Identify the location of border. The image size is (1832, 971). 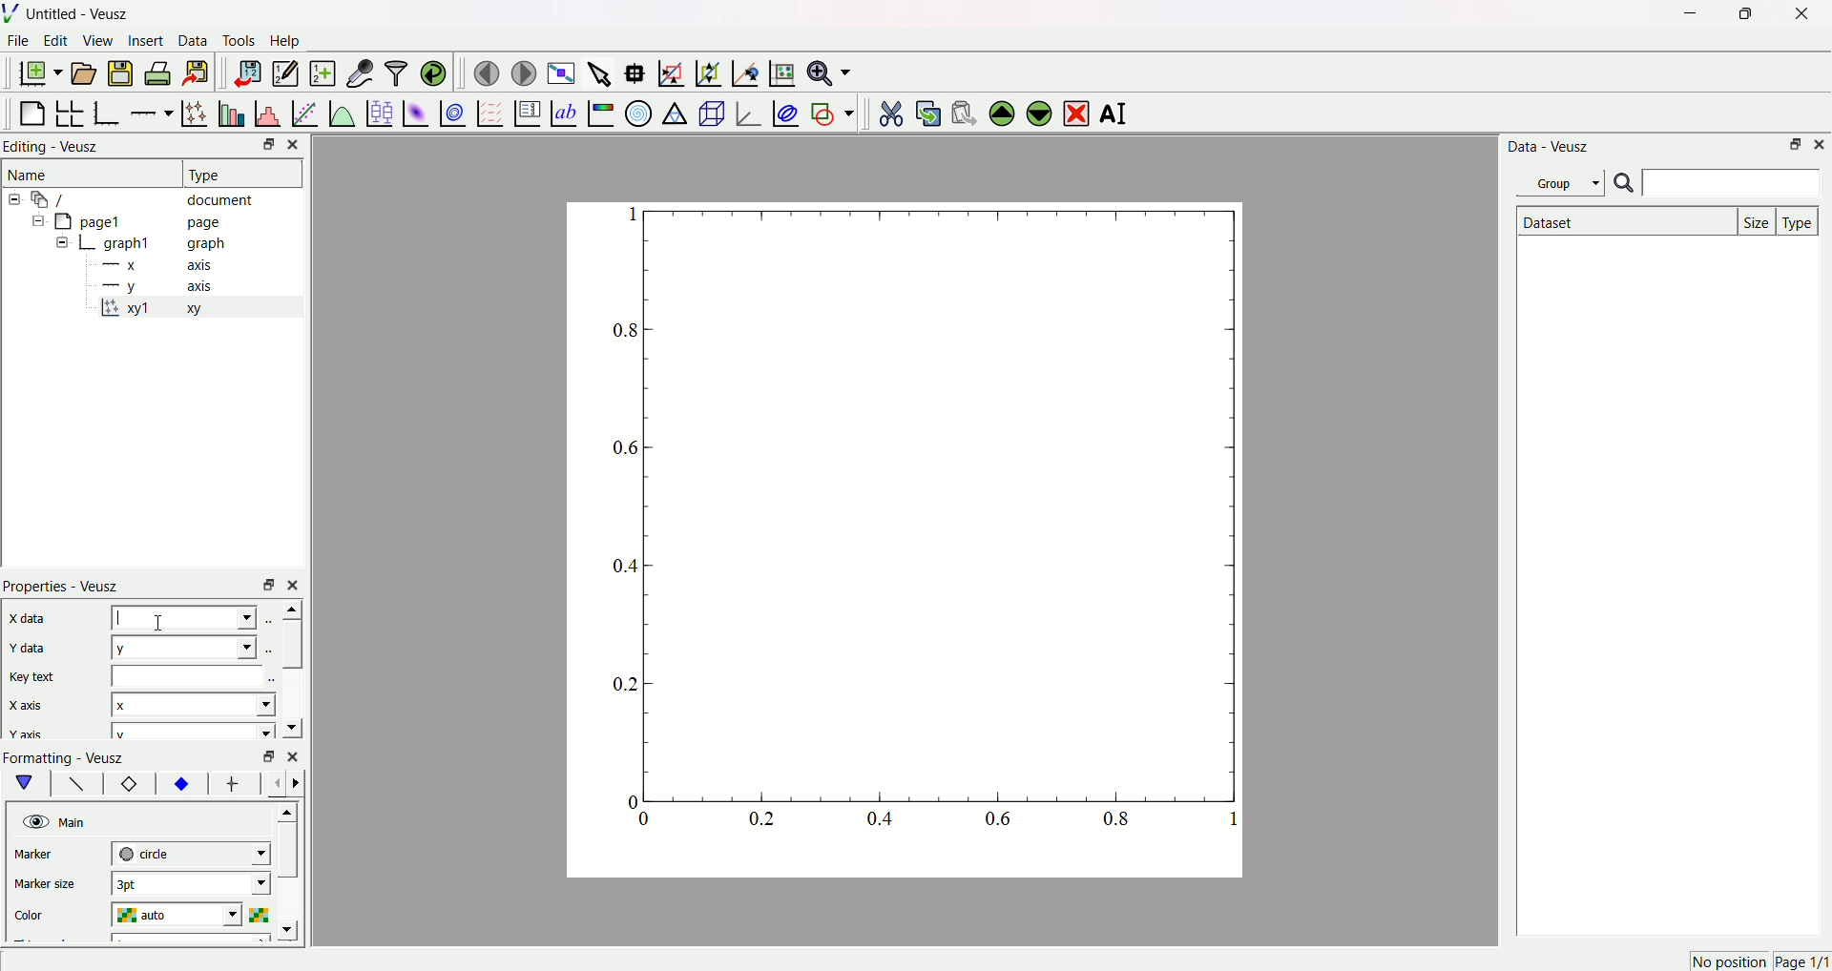
(129, 785).